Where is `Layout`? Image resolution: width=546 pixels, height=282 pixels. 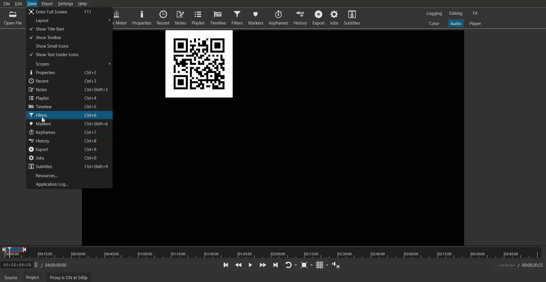 Layout is located at coordinates (70, 20).